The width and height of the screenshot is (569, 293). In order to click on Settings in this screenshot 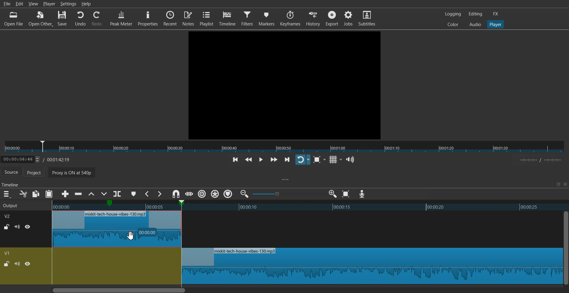, I will do `click(68, 4)`.